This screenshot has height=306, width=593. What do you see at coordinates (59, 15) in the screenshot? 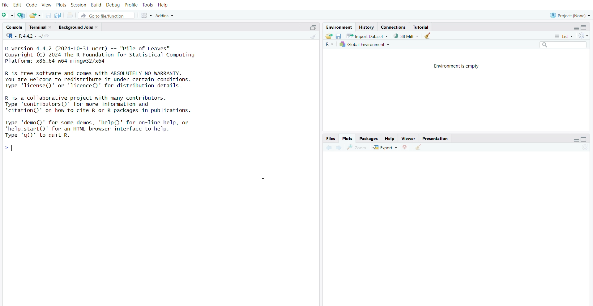
I see `save all open documents` at bounding box center [59, 15].